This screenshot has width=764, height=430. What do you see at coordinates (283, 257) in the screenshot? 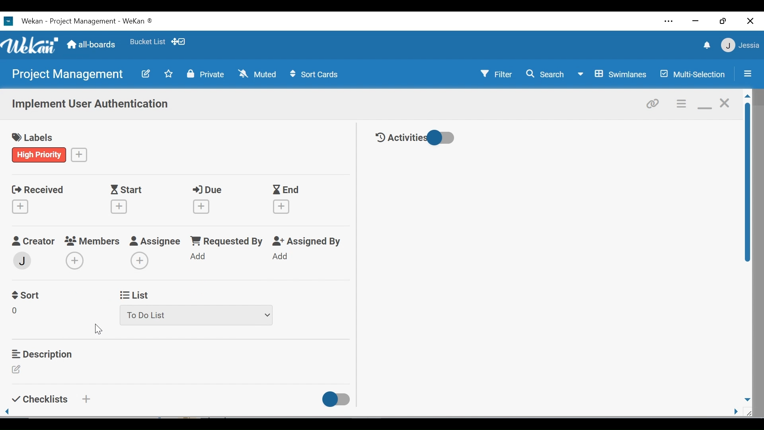
I see `add` at bounding box center [283, 257].